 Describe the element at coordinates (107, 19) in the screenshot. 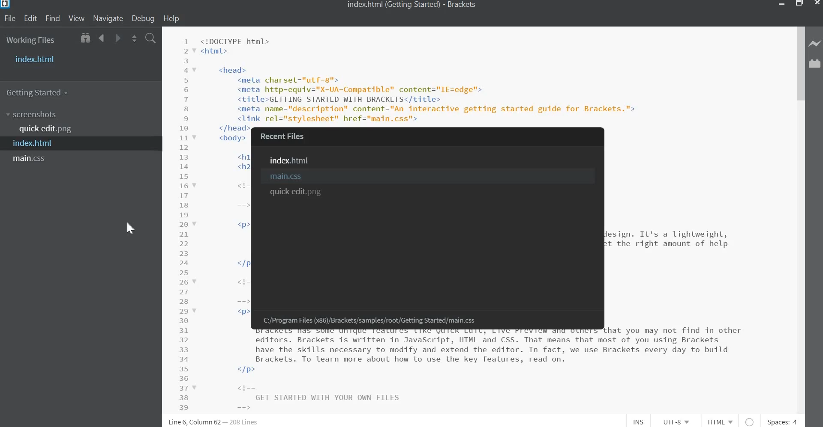

I see `Navigate` at that location.